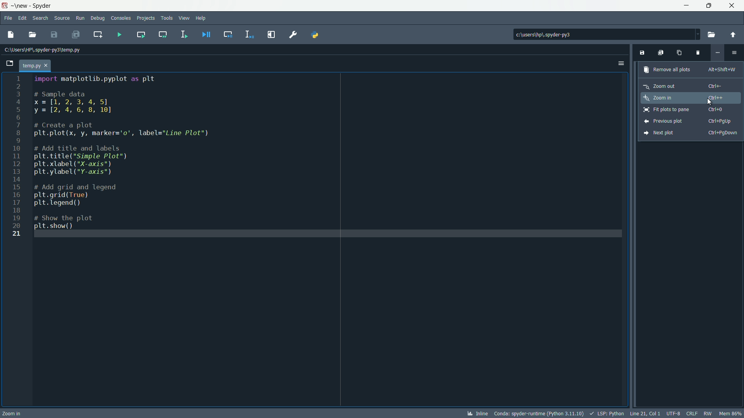 The width and height of the screenshot is (744, 418). What do you see at coordinates (249, 34) in the screenshot?
I see `debug selection or current line` at bounding box center [249, 34].